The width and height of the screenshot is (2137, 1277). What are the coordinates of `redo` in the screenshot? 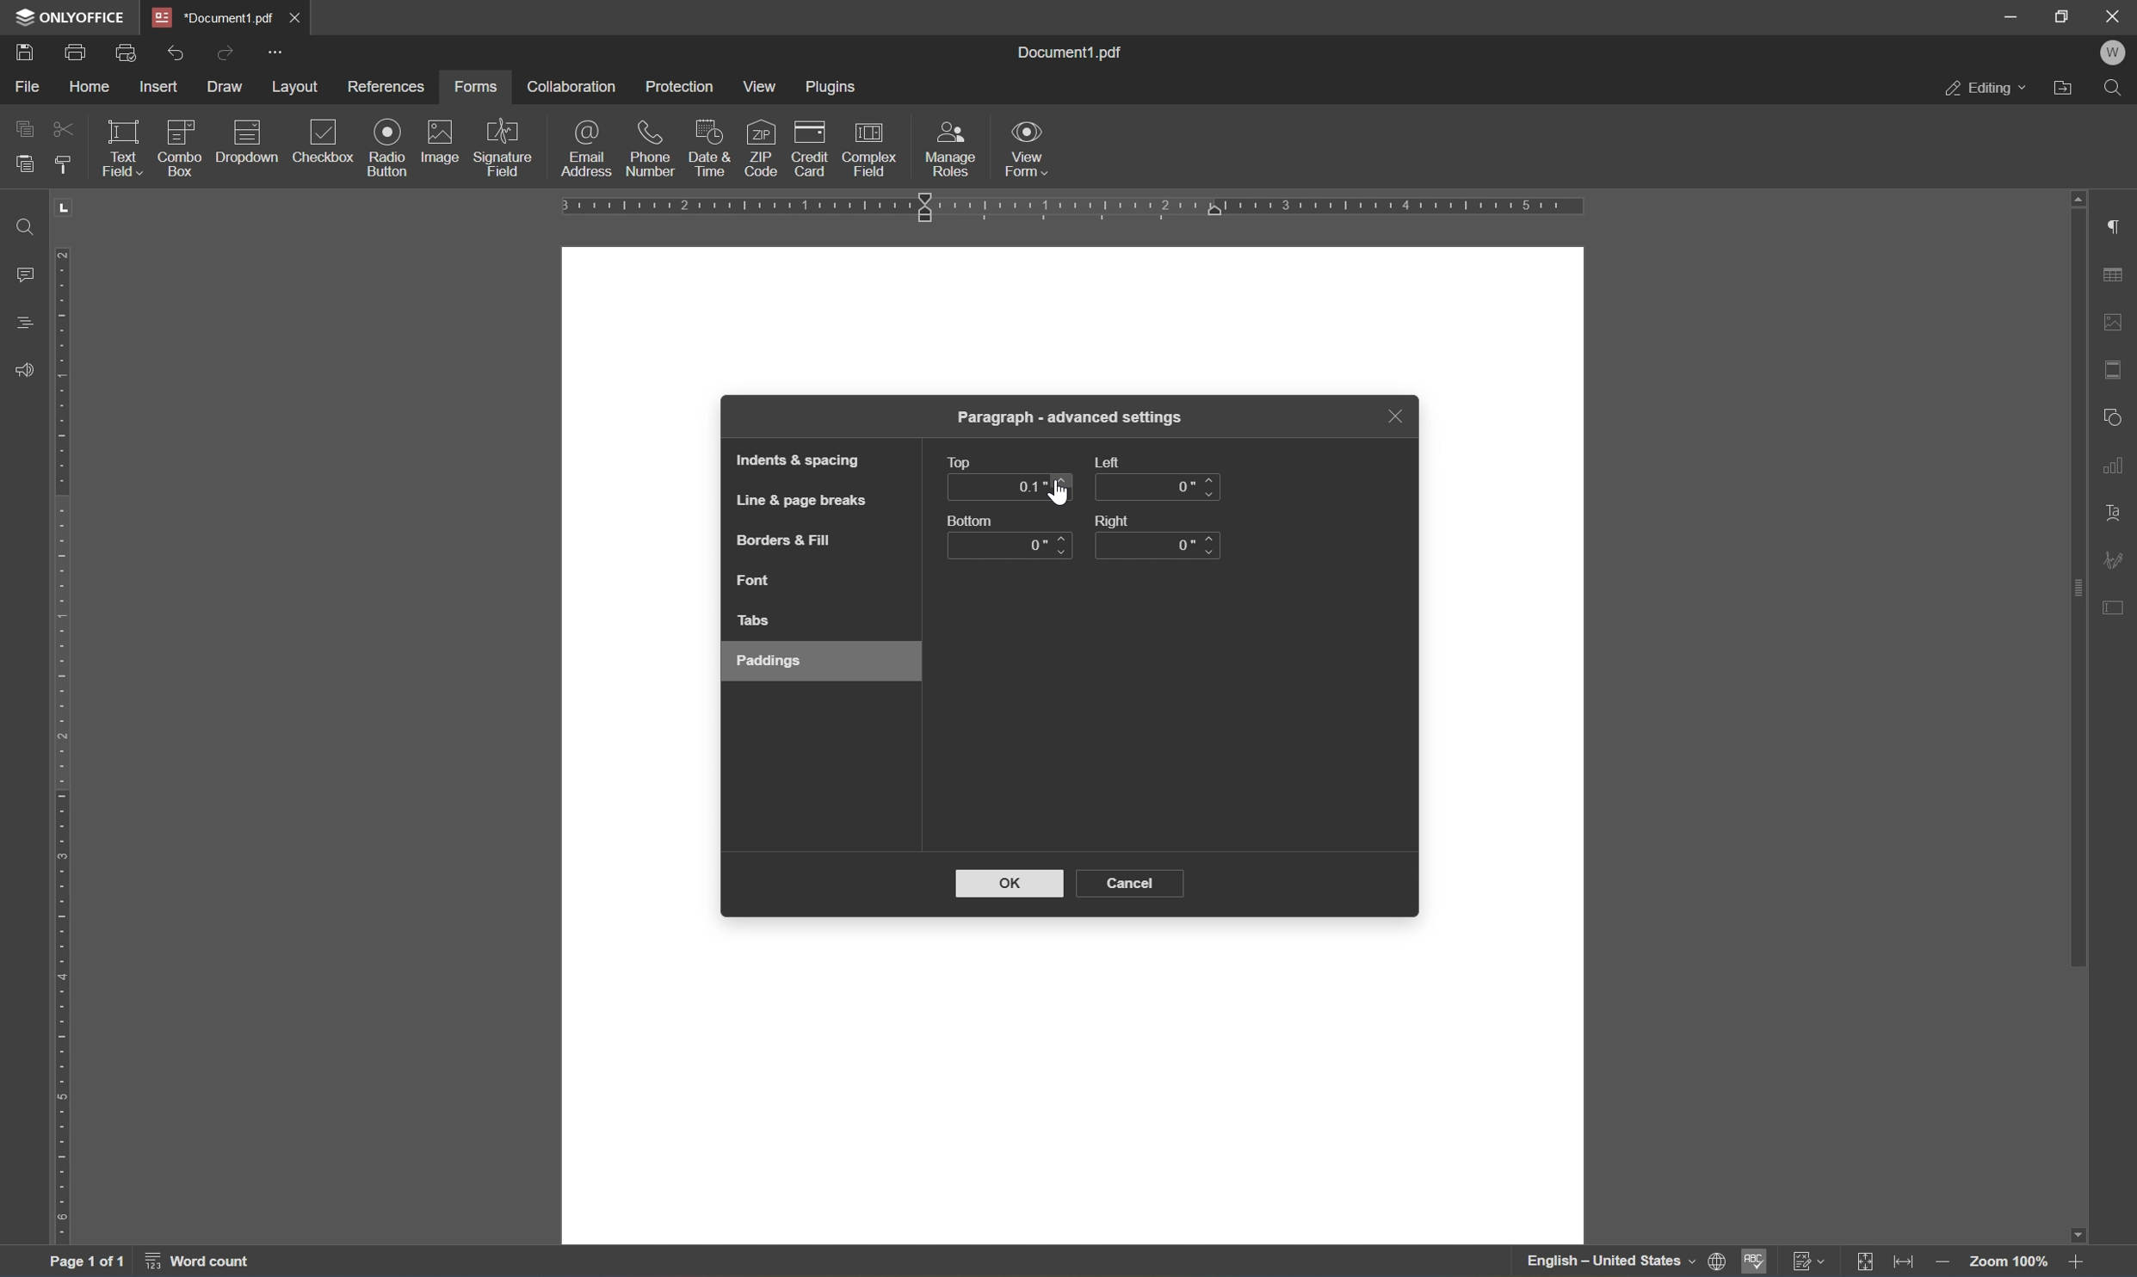 It's located at (223, 52).